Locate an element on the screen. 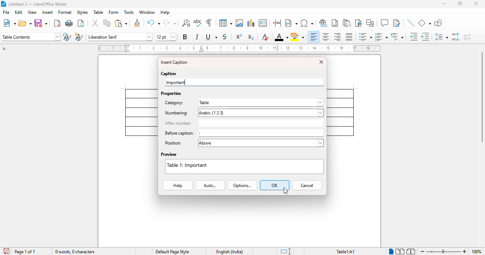  insert is located at coordinates (48, 12).